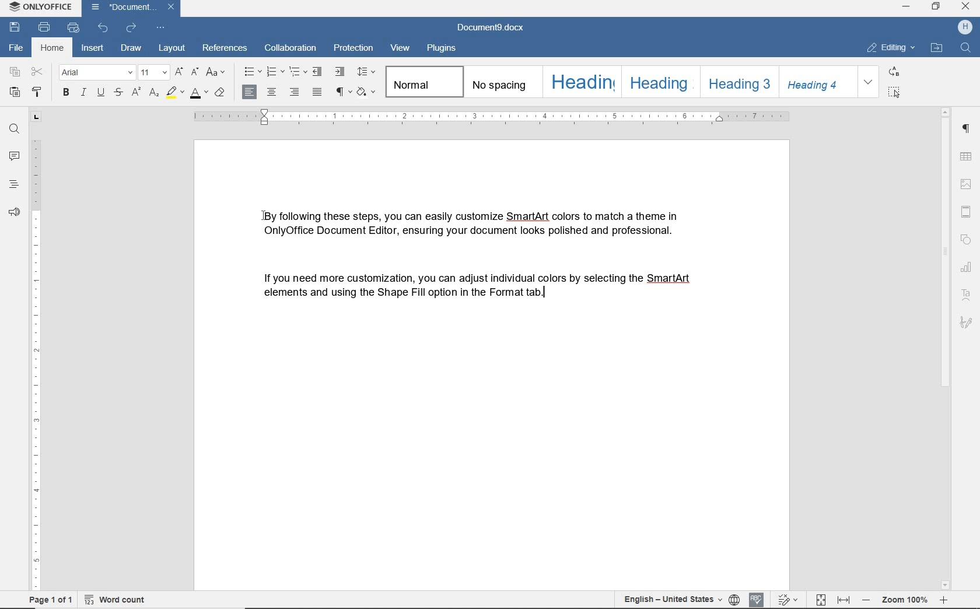 The height and width of the screenshot is (609, 980). Describe the element at coordinates (160, 27) in the screenshot. I see `customize quick access toolbar` at that location.